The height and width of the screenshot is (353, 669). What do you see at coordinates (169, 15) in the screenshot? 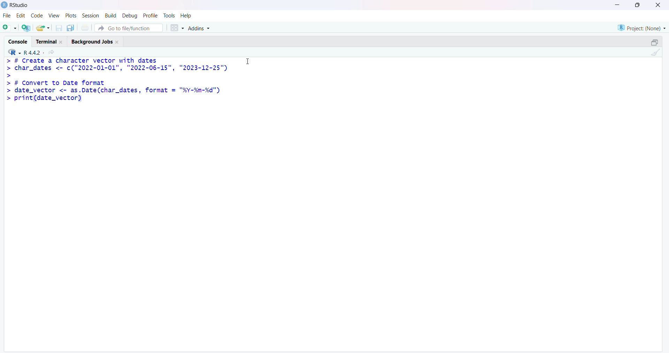
I see `Tools` at bounding box center [169, 15].